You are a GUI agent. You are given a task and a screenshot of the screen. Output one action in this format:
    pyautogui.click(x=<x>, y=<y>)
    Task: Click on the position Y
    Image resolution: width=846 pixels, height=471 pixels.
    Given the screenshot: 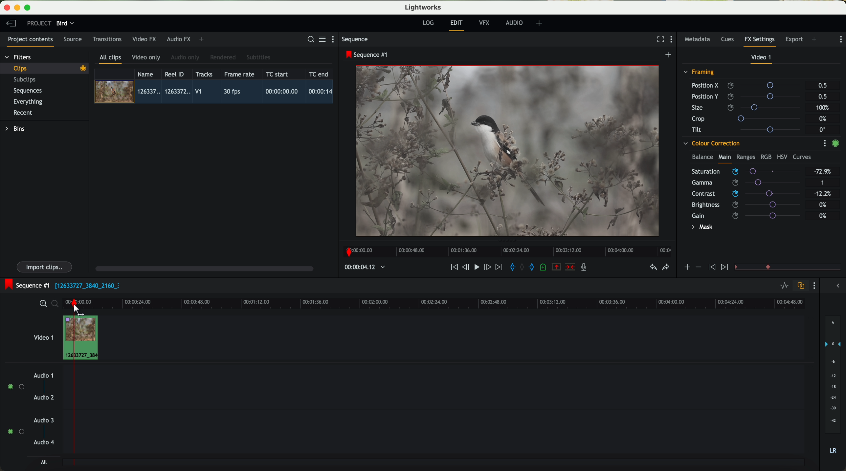 What is the action you would take?
    pyautogui.click(x=749, y=96)
    